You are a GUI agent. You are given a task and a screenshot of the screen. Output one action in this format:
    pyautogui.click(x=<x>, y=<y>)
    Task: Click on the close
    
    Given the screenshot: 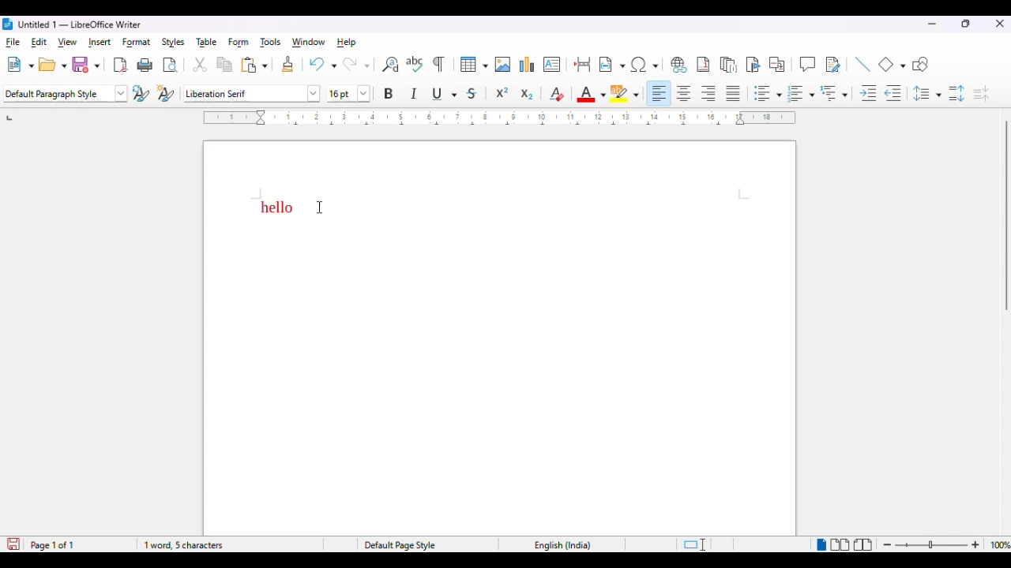 What is the action you would take?
    pyautogui.click(x=1000, y=24)
    